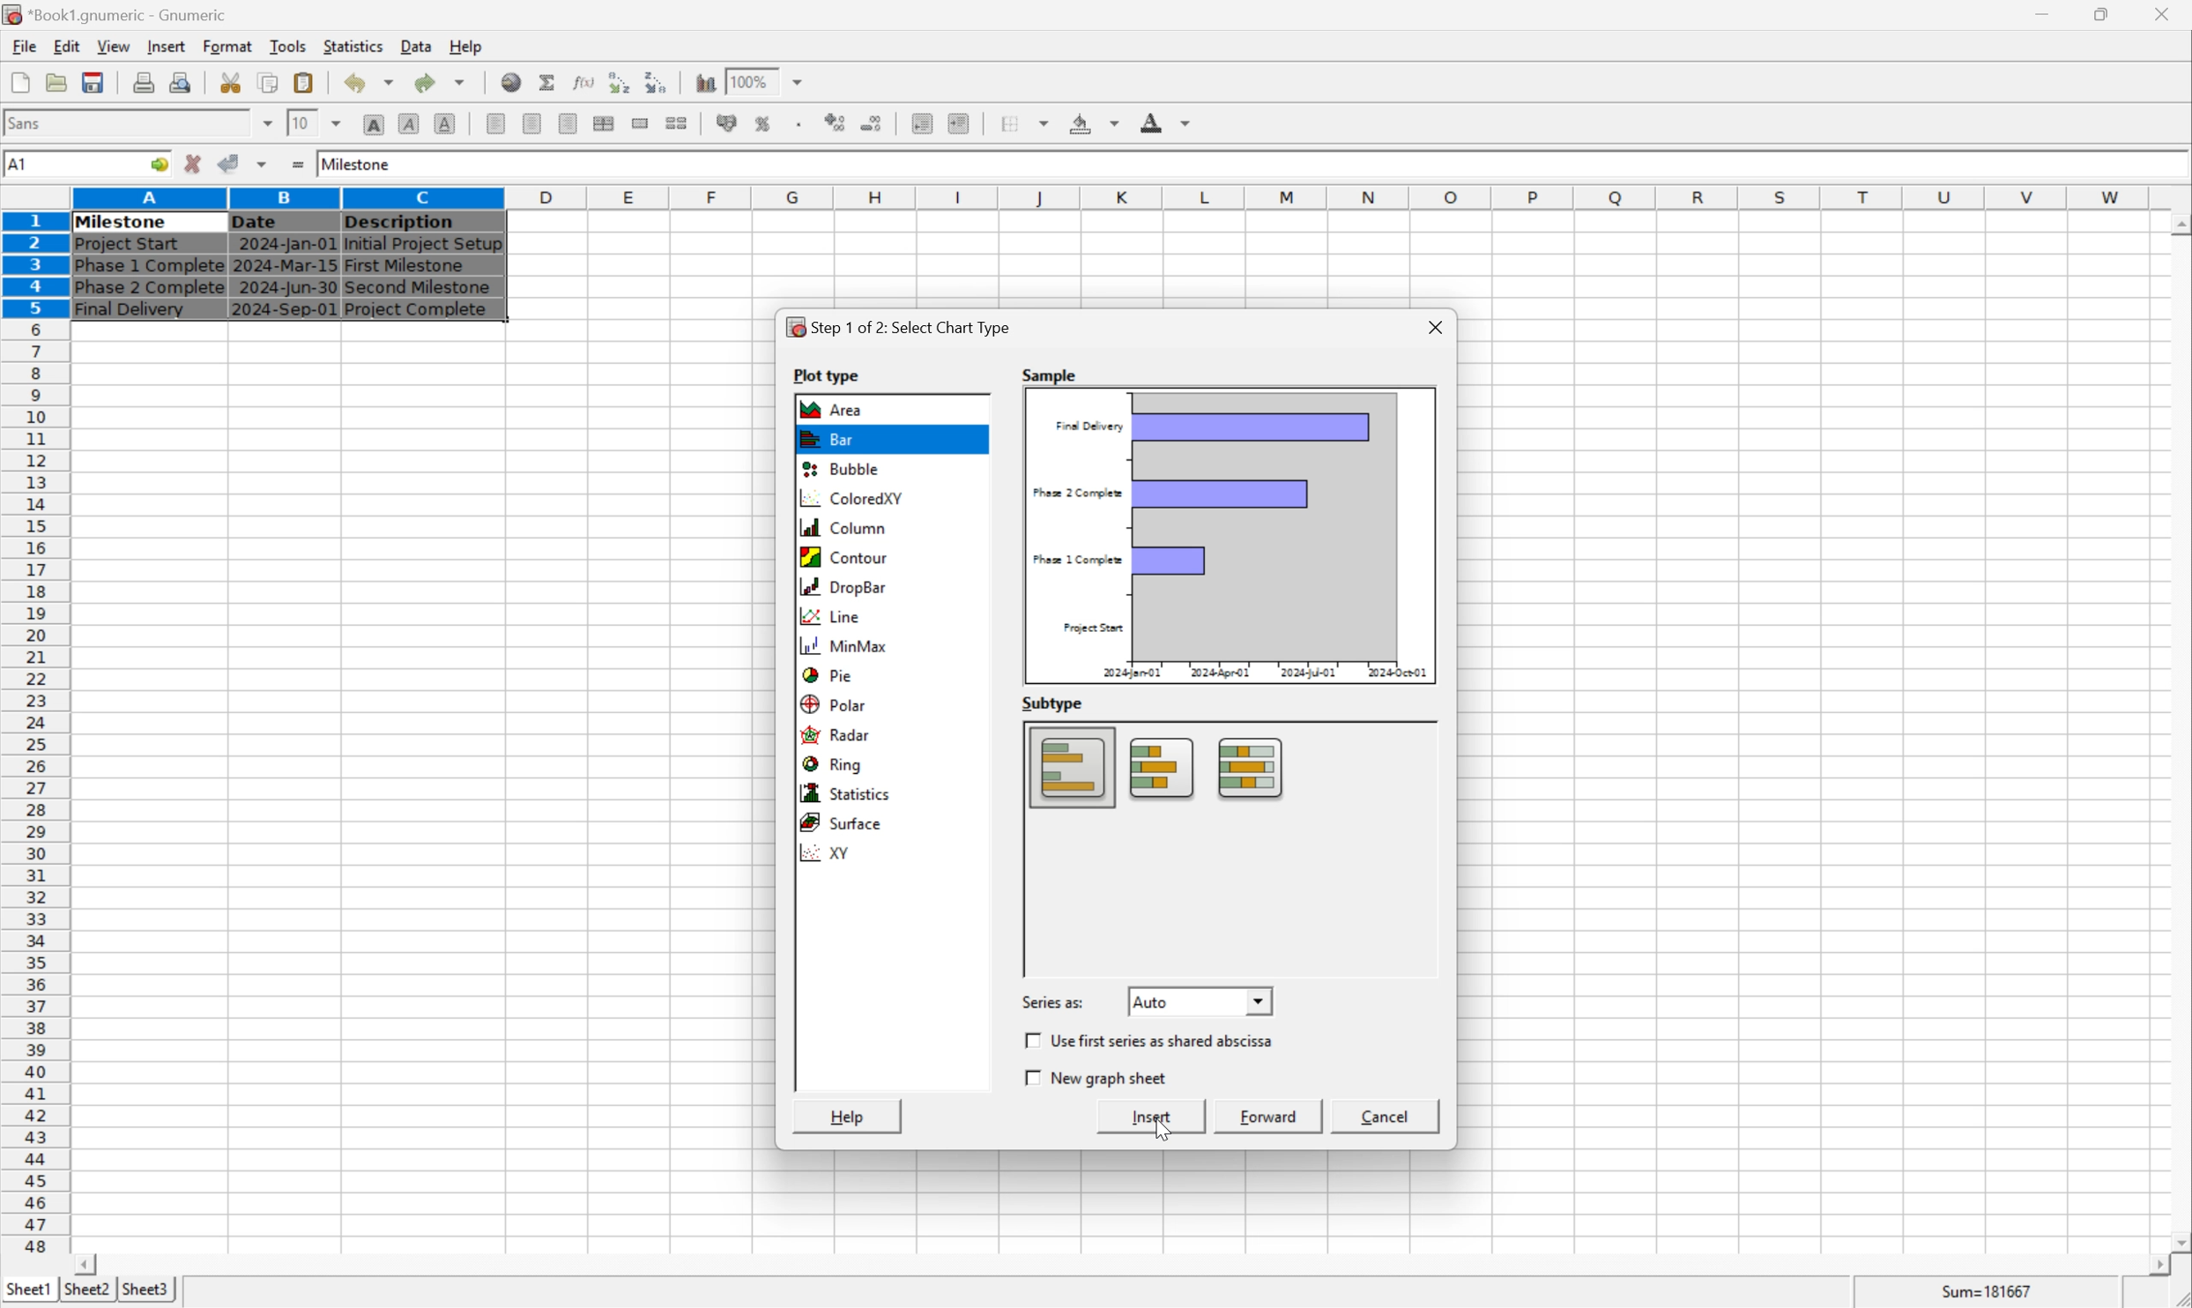  Describe the element at coordinates (832, 855) in the screenshot. I see `XY` at that location.